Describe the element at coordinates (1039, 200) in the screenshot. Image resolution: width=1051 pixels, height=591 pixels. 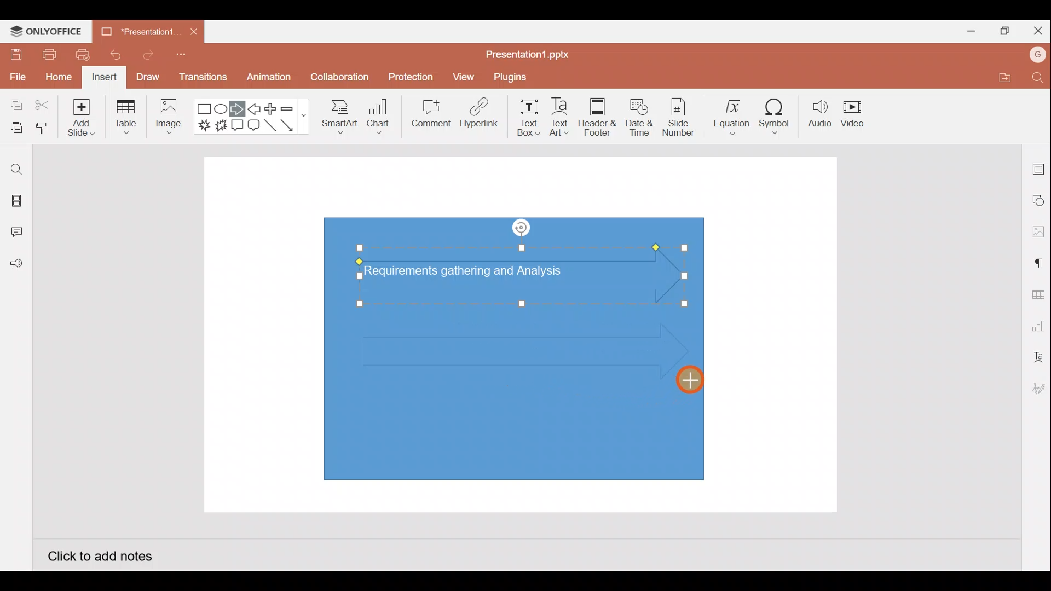
I see `Shape settings` at that location.